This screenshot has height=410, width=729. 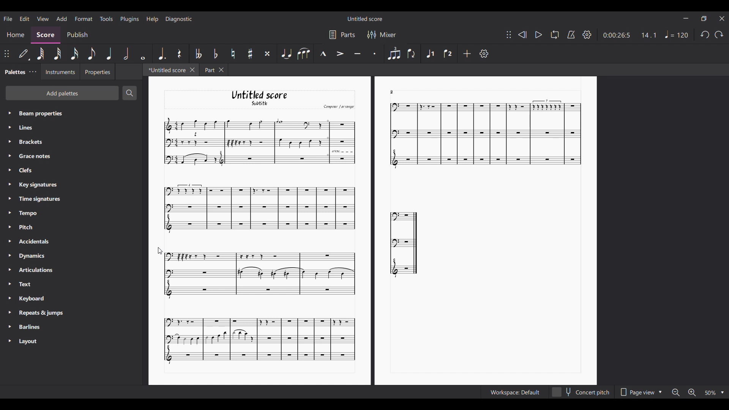 I want to click on Rest, so click(x=180, y=54).